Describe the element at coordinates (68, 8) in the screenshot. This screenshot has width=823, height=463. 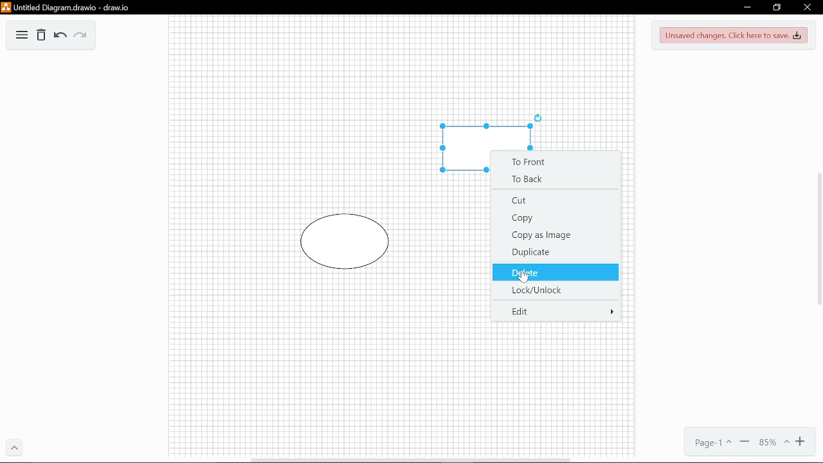
I see `Untitled Diagram.drawio-draw.io` at that location.